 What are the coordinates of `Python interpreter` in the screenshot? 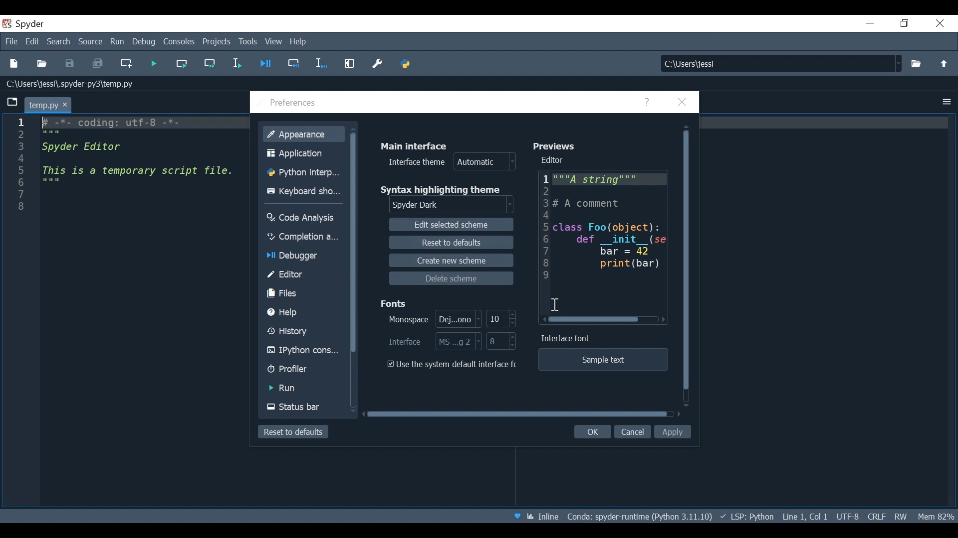 It's located at (303, 172).